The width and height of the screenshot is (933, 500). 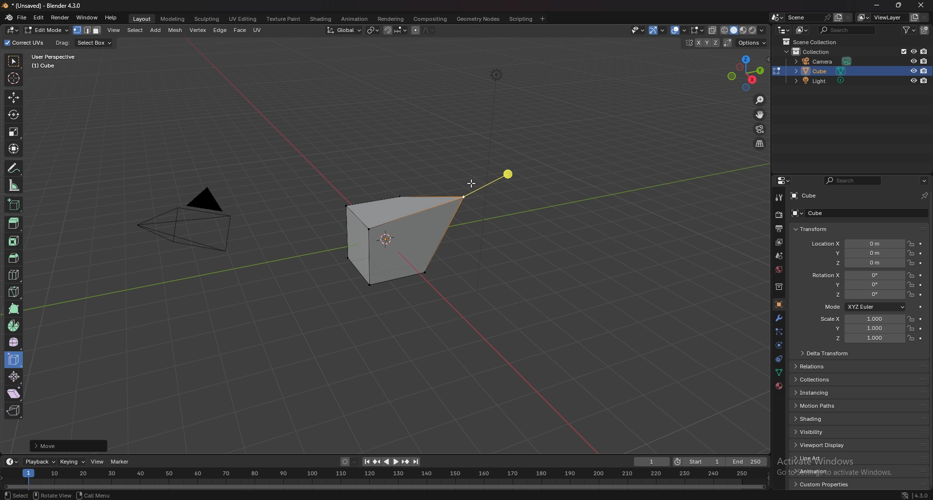 I want to click on smooth, so click(x=15, y=342).